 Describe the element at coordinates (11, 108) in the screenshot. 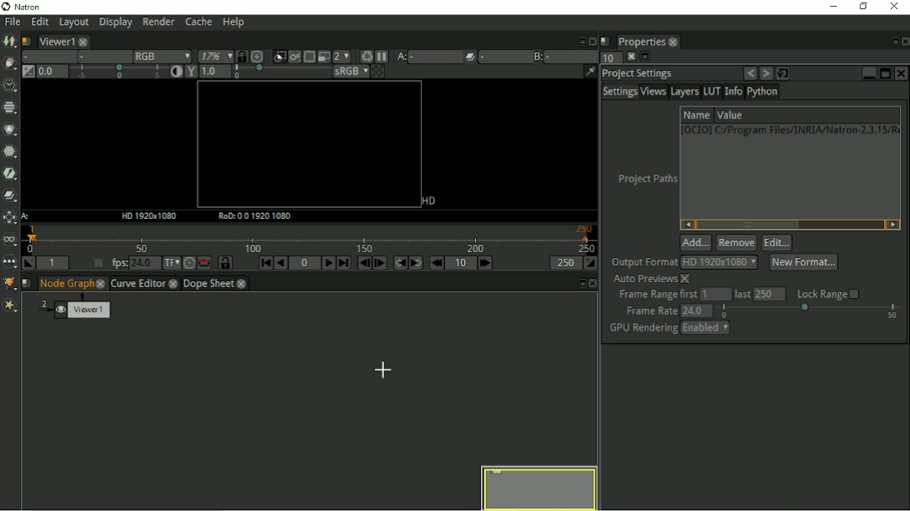

I see `Channel` at that location.